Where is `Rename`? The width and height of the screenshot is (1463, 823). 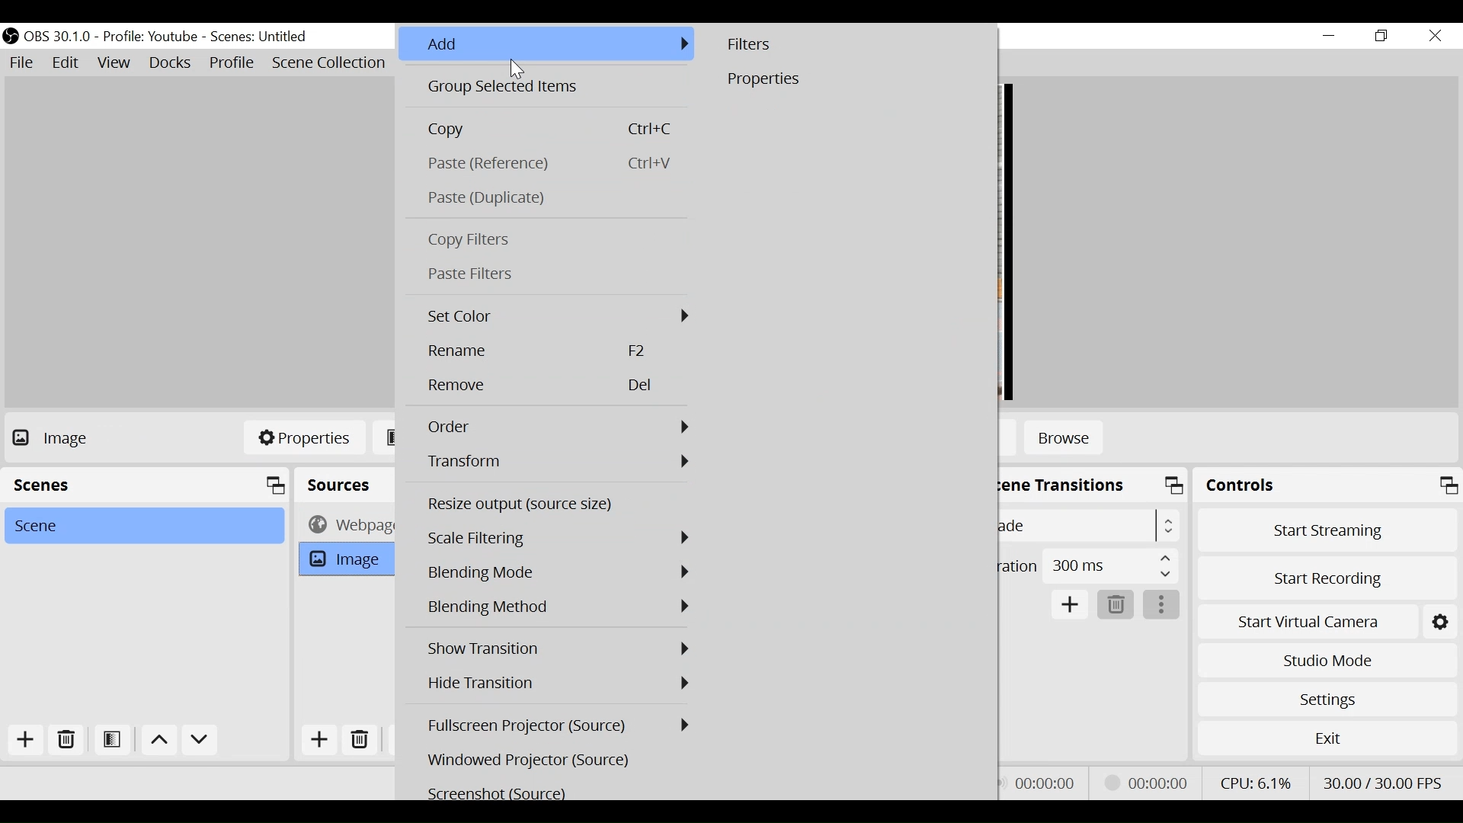 Rename is located at coordinates (555, 351).